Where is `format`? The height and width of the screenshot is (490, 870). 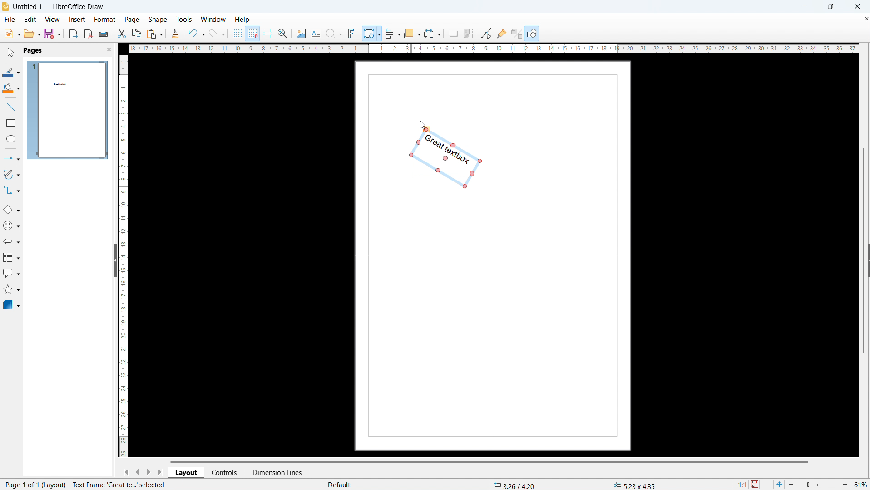 format is located at coordinates (104, 19).